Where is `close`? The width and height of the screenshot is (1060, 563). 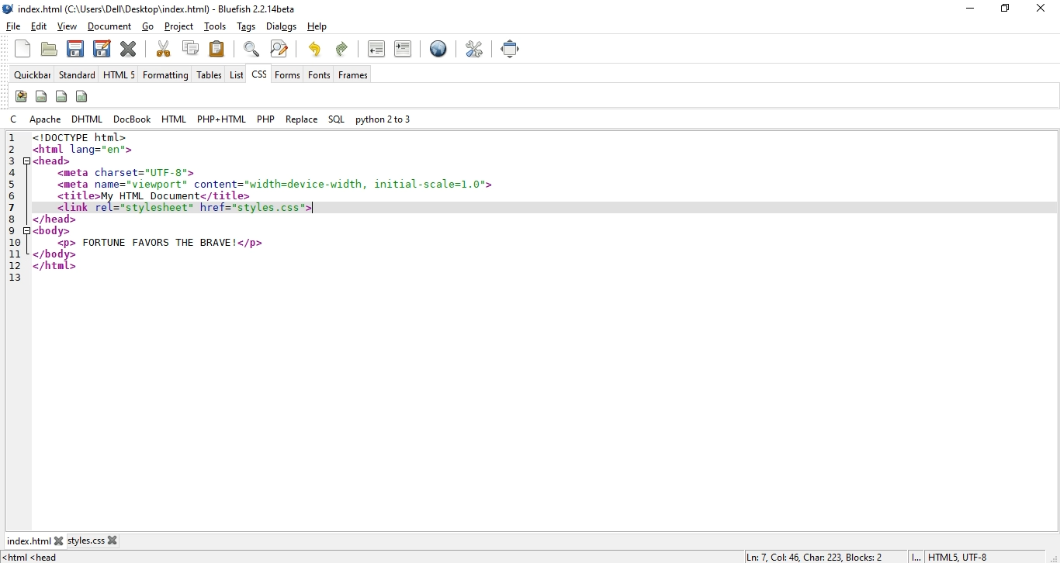 close is located at coordinates (1044, 7).